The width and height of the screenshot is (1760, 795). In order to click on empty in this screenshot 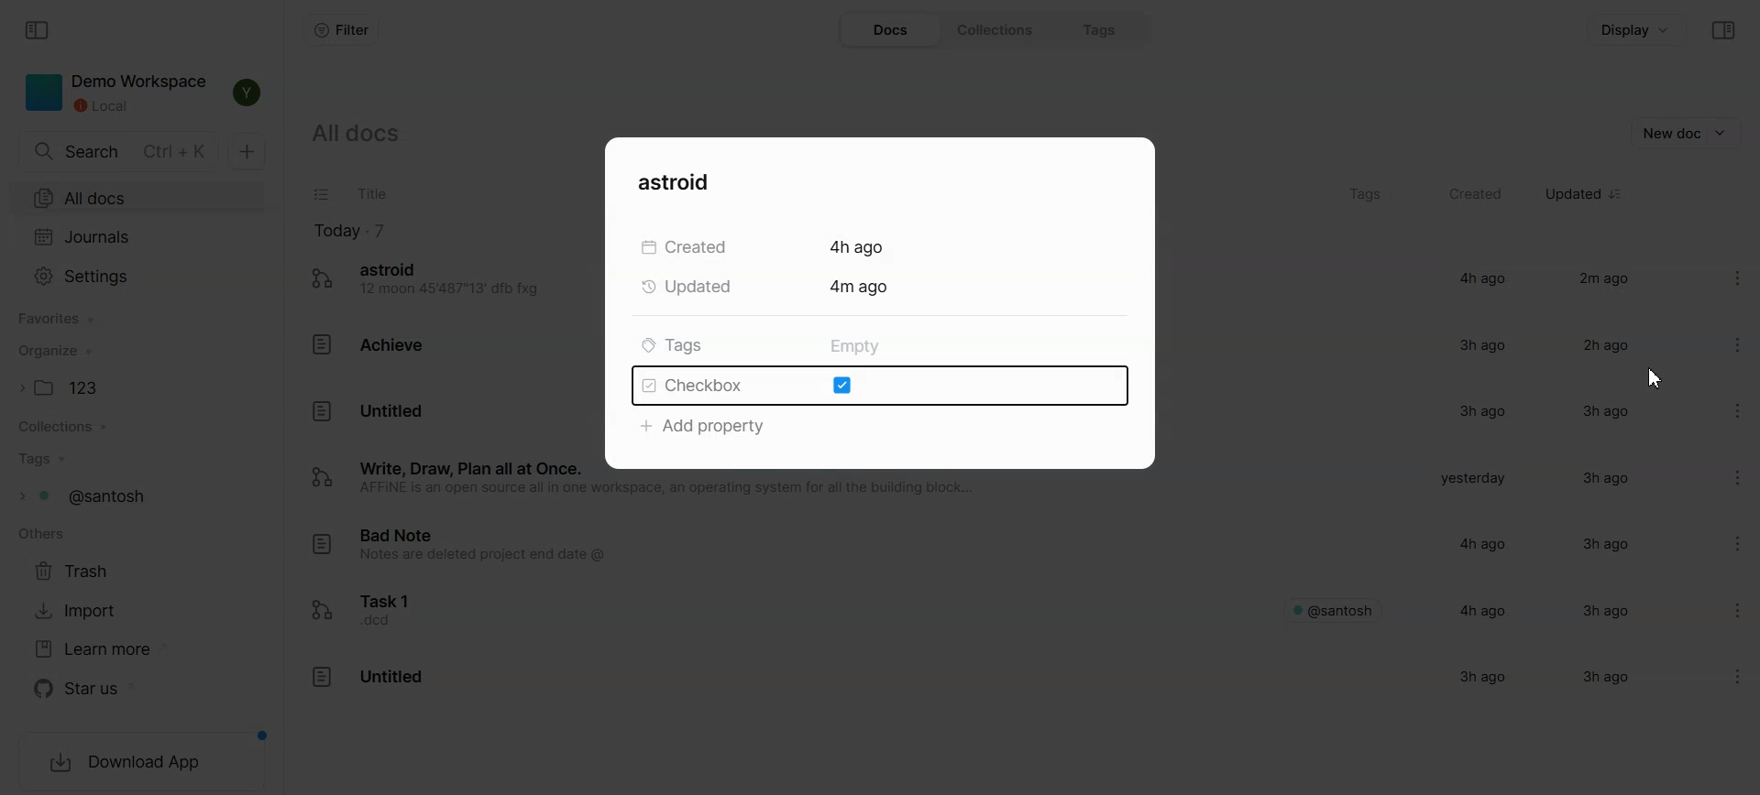, I will do `click(853, 347)`.